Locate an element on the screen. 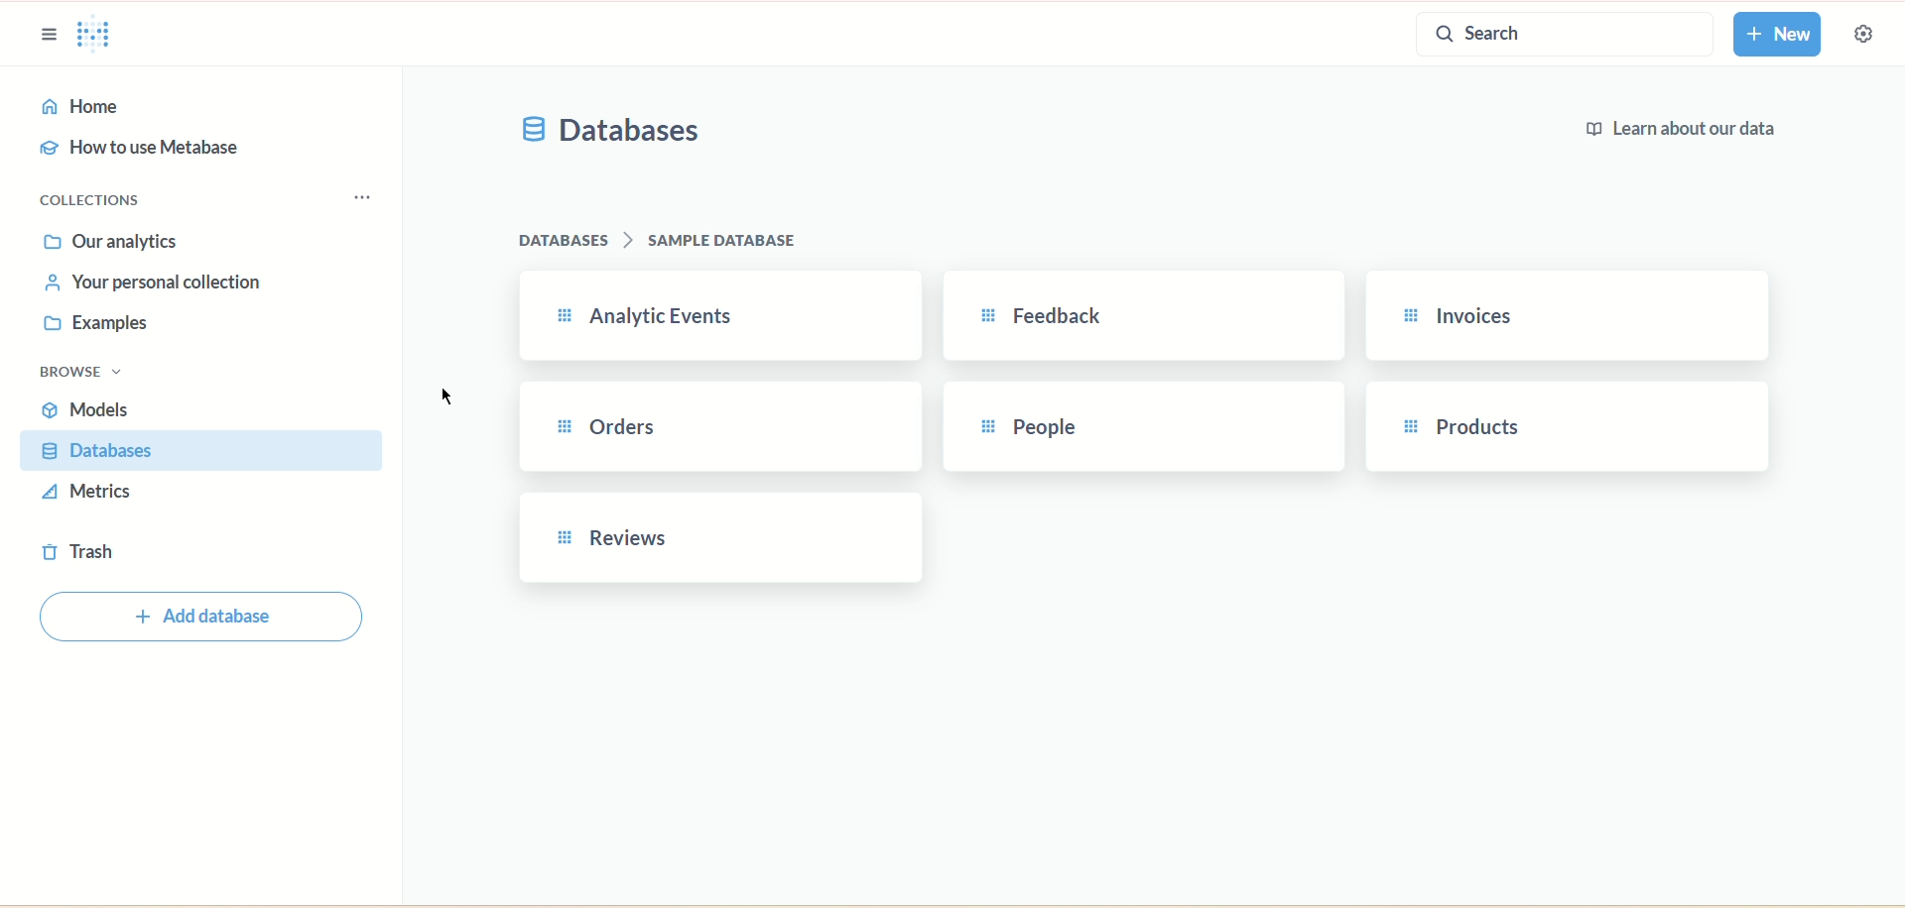 This screenshot has height=908, width=1905. settings is located at coordinates (1873, 37).